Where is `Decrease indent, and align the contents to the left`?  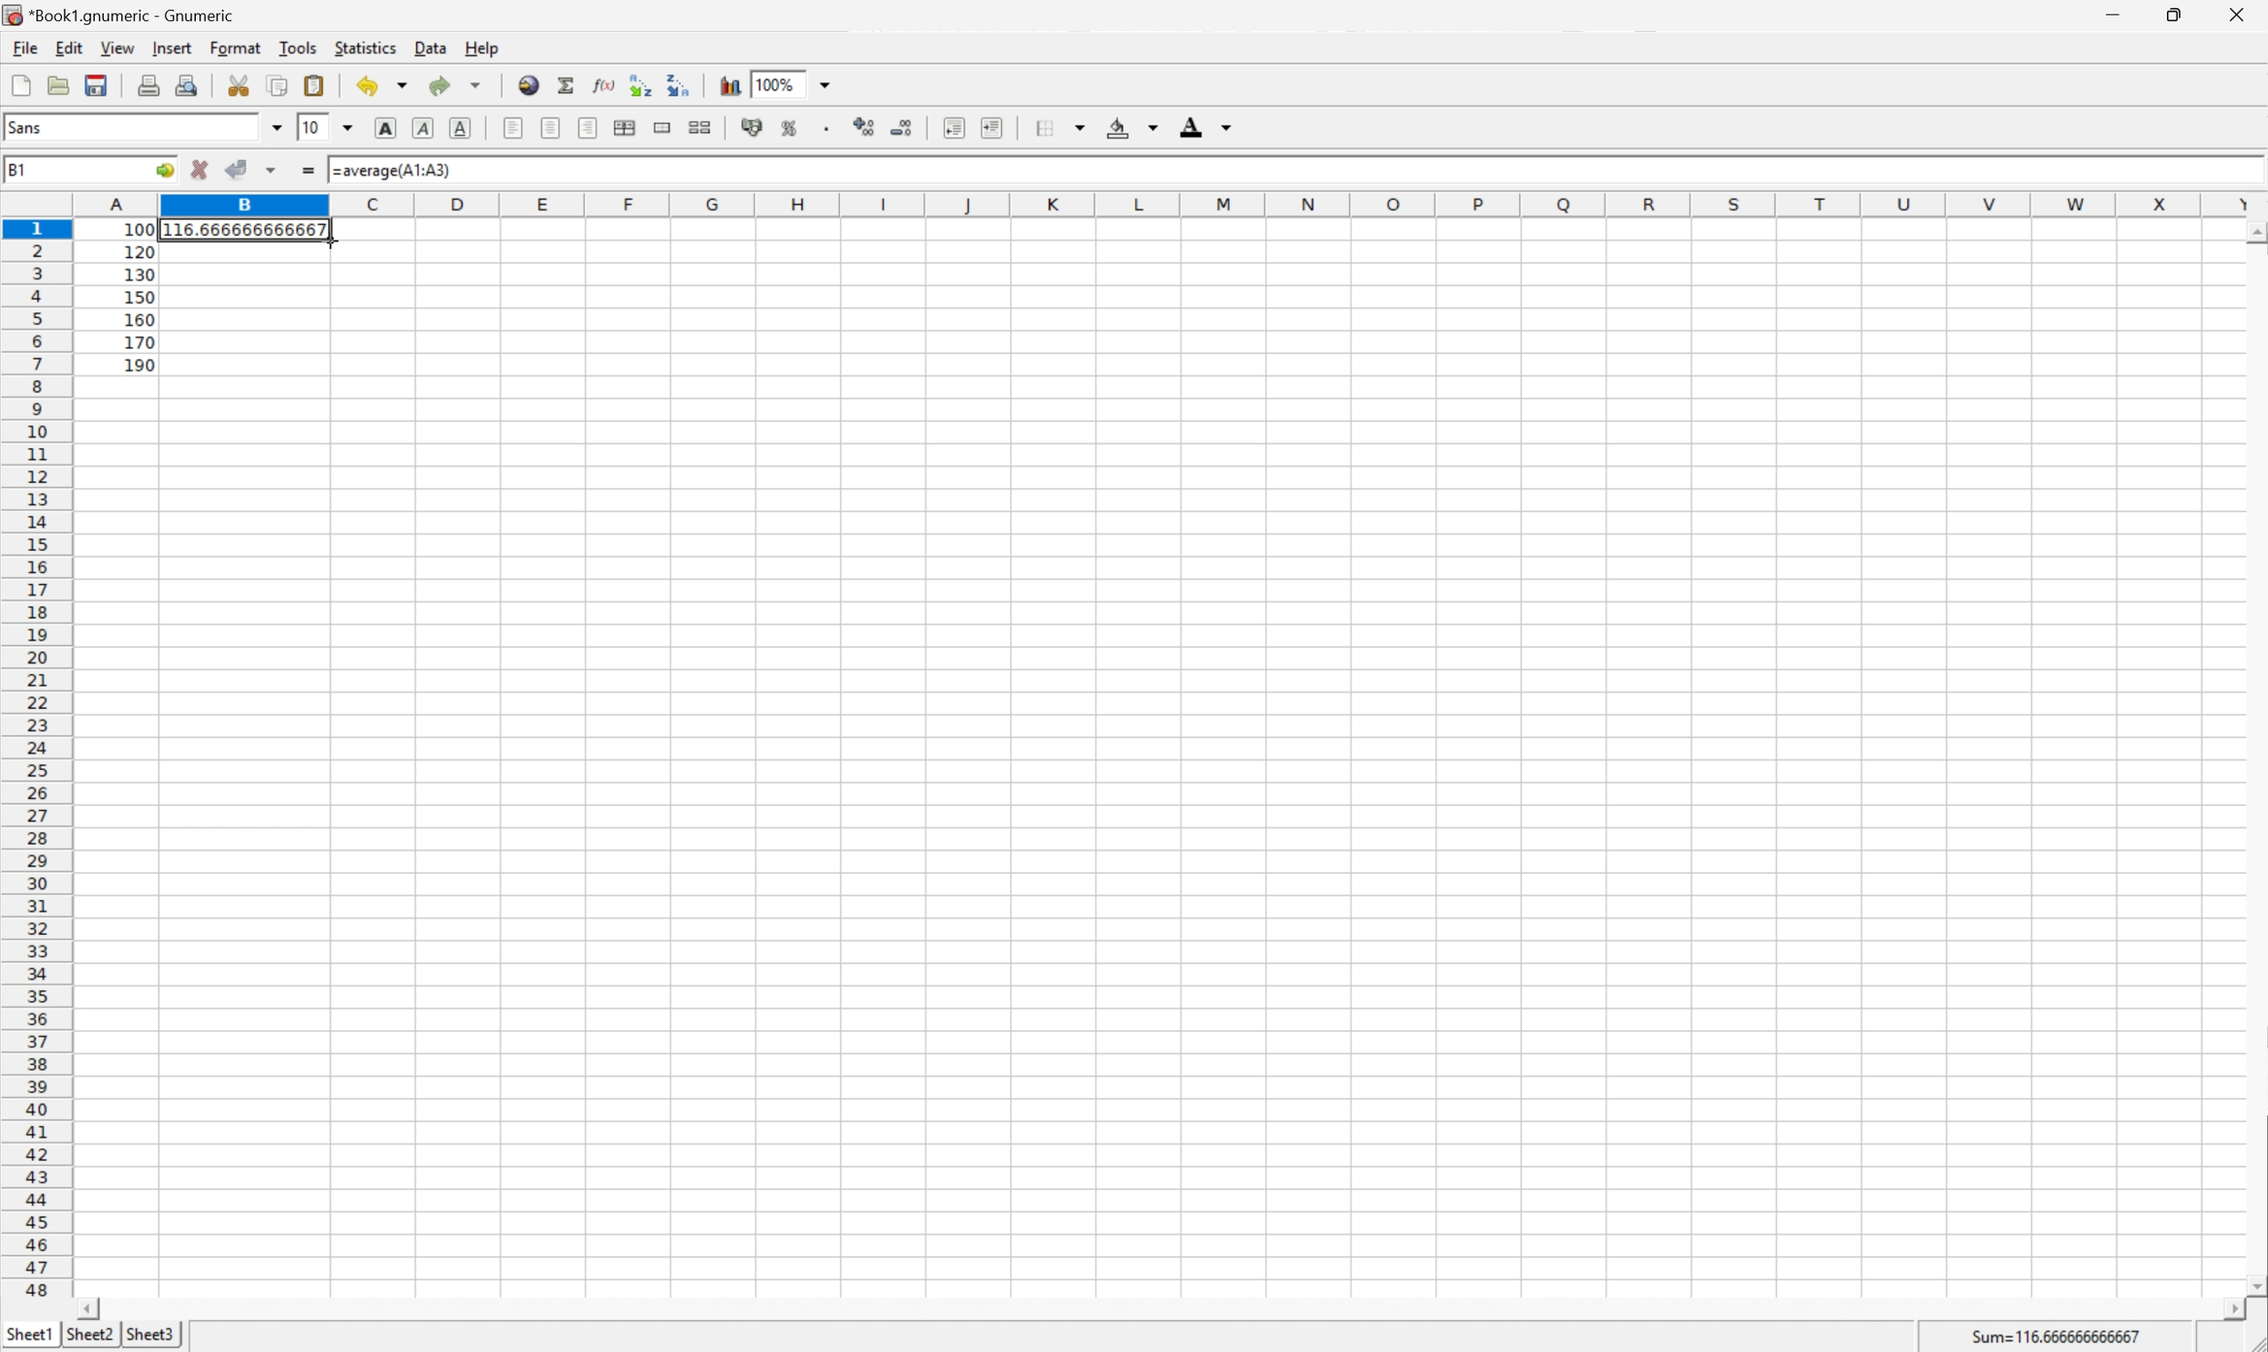 Decrease indent, and align the contents to the left is located at coordinates (953, 128).